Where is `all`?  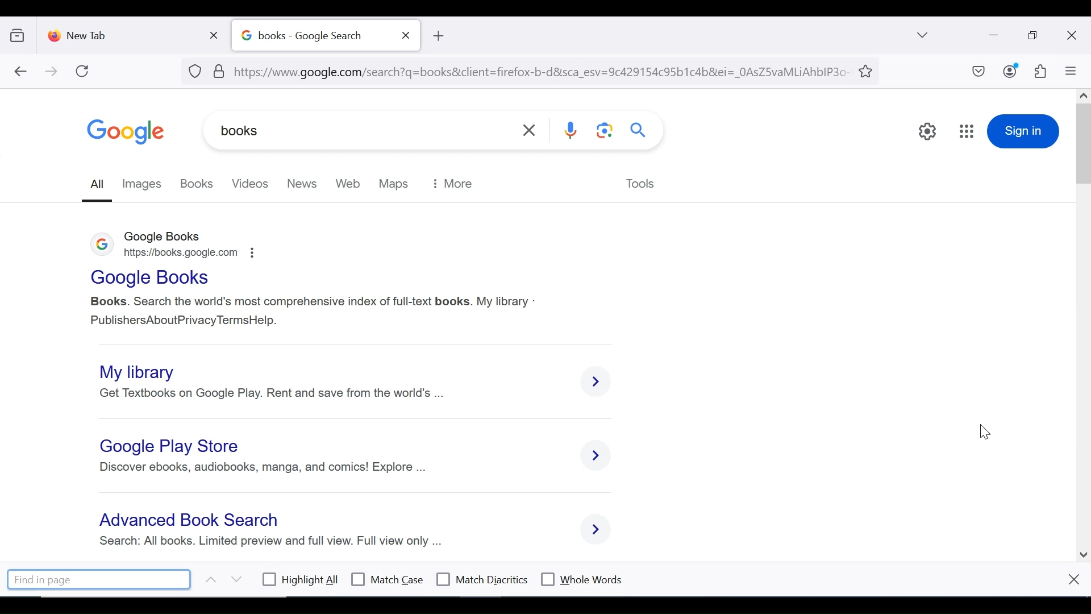 all is located at coordinates (98, 184).